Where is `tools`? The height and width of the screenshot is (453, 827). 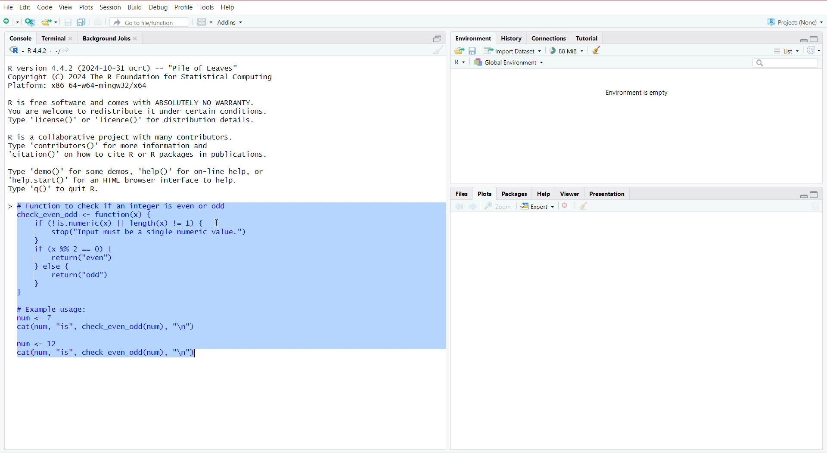
tools is located at coordinates (207, 7).